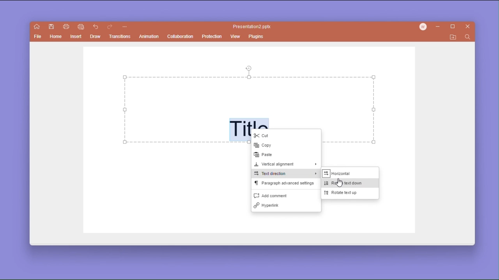  What do you see at coordinates (52, 27) in the screenshot?
I see `save` at bounding box center [52, 27].